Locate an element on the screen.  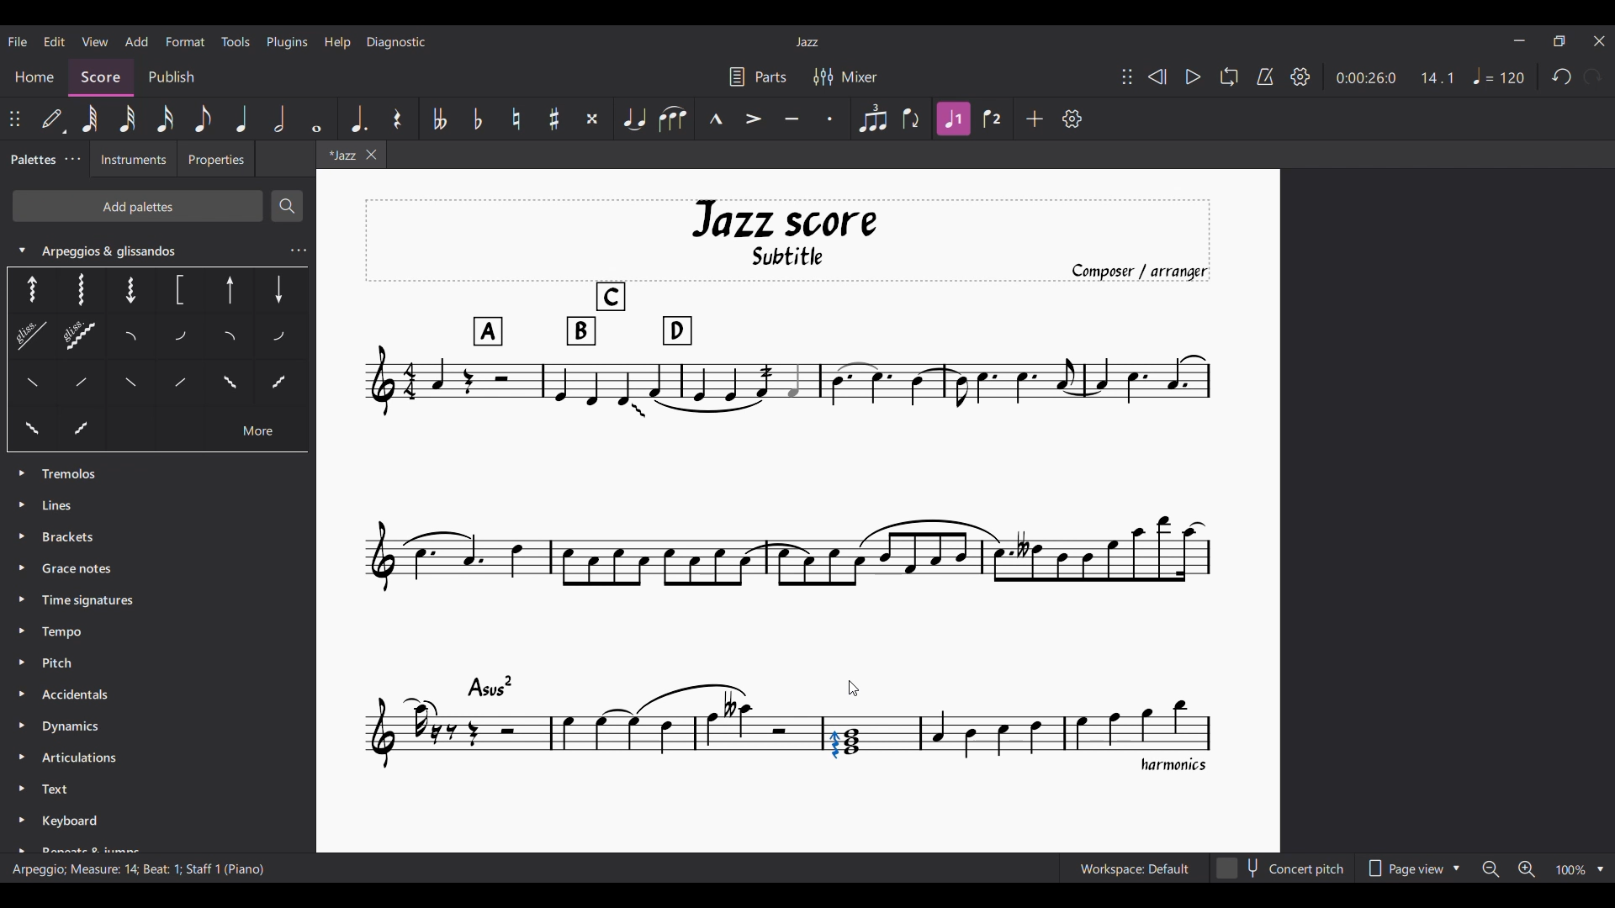
Rewind is located at coordinates (1157, 77).